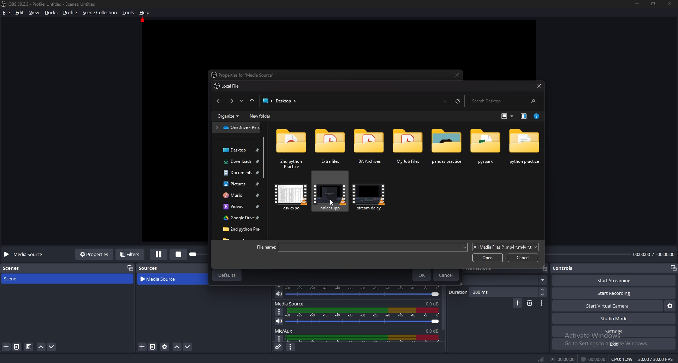 This screenshot has width=678, height=363. I want to click on ‘OBS 30.2.3 - Profile: Untitled - Scenes: Untitled, so click(54, 4).